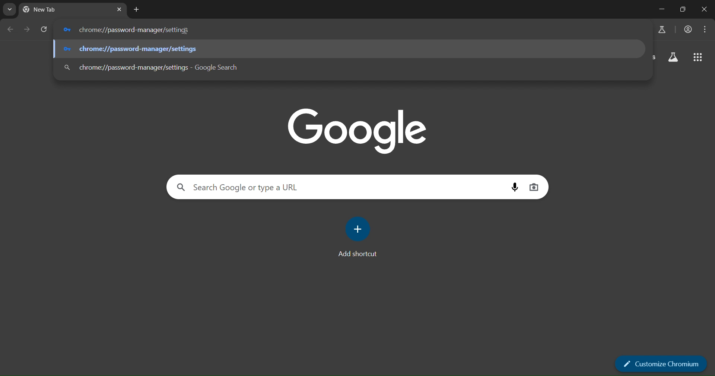 Image resolution: width=715 pixels, height=376 pixels. Describe the element at coordinates (44, 29) in the screenshot. I see `reload page` at that location.